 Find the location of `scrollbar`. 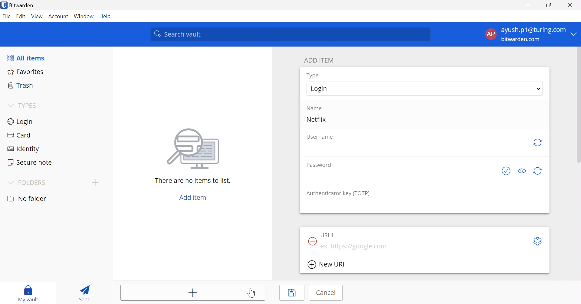

scrollbar is located at coordinates (579, 105).